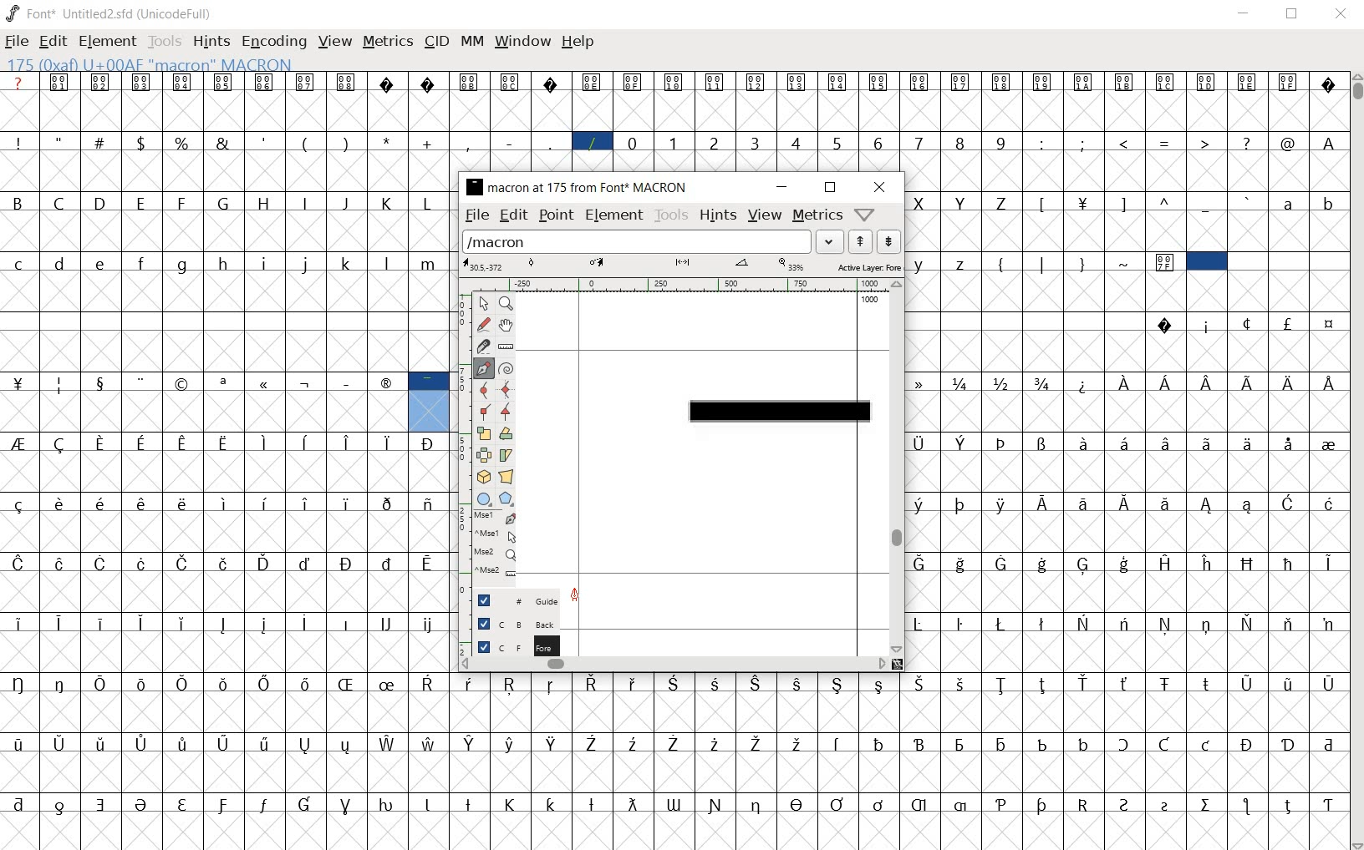 This screenshot has height=850, width=1364. What do you see at coordinates (919, 142) in the screenshot?
I see `7` at bounding box center [919, 142].